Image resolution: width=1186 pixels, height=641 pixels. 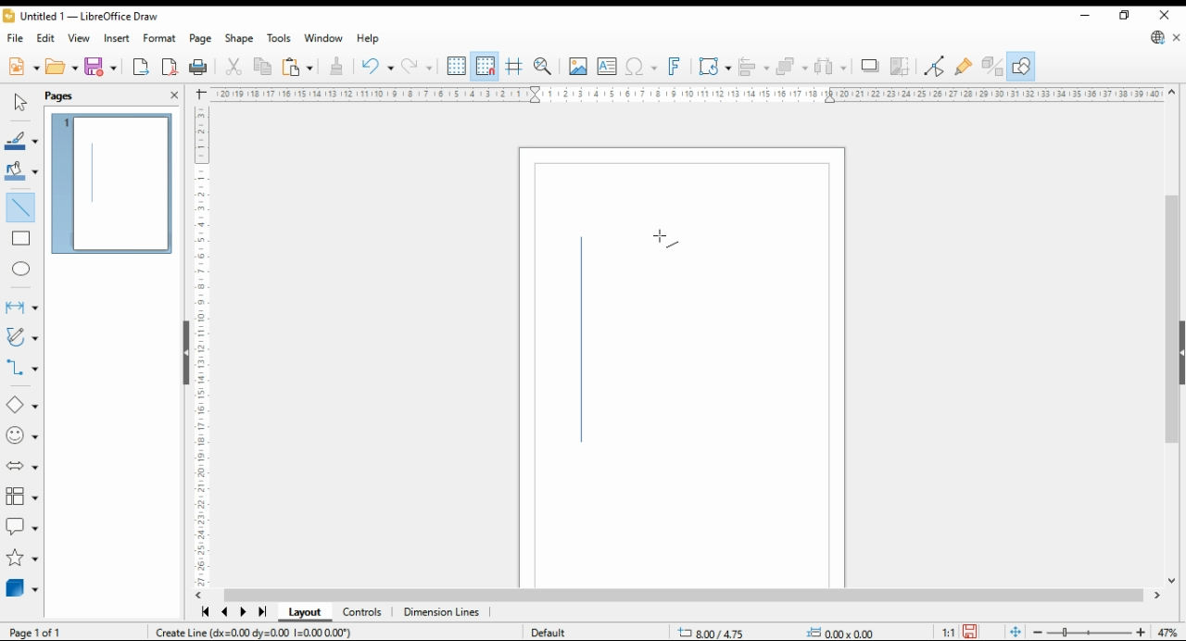 I want to click on help, so click(x=369, y=39).